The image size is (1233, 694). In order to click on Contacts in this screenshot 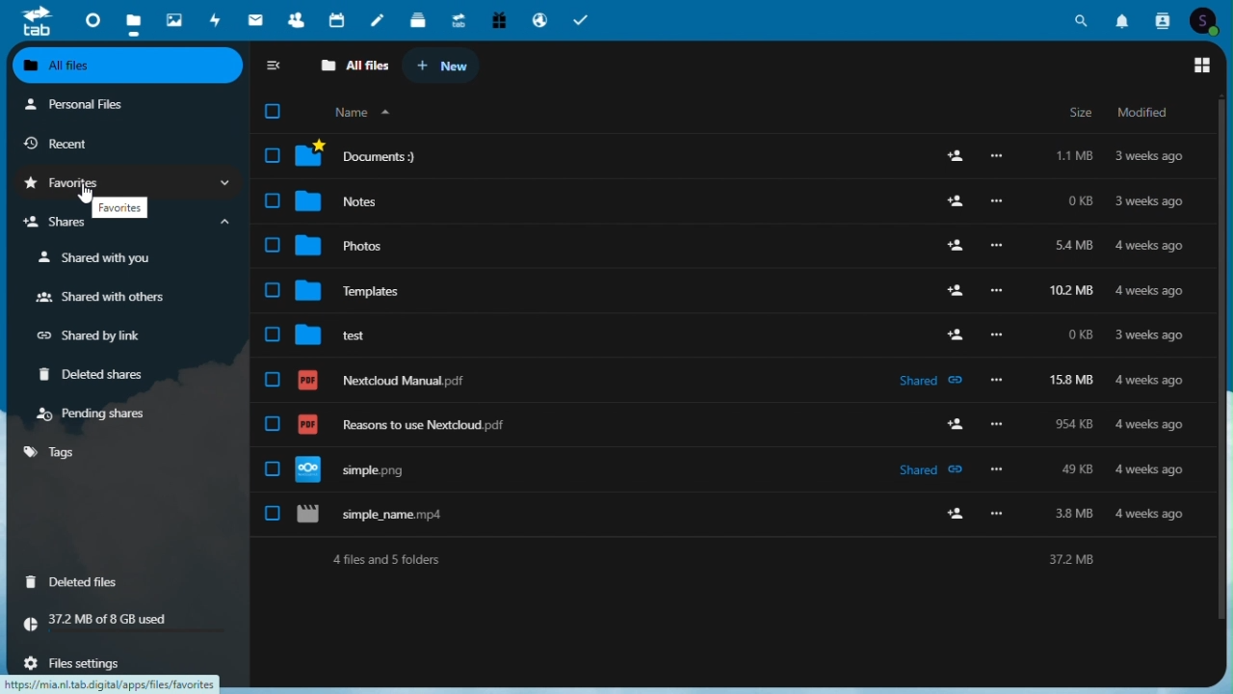, I will do `click(297, 17)`.